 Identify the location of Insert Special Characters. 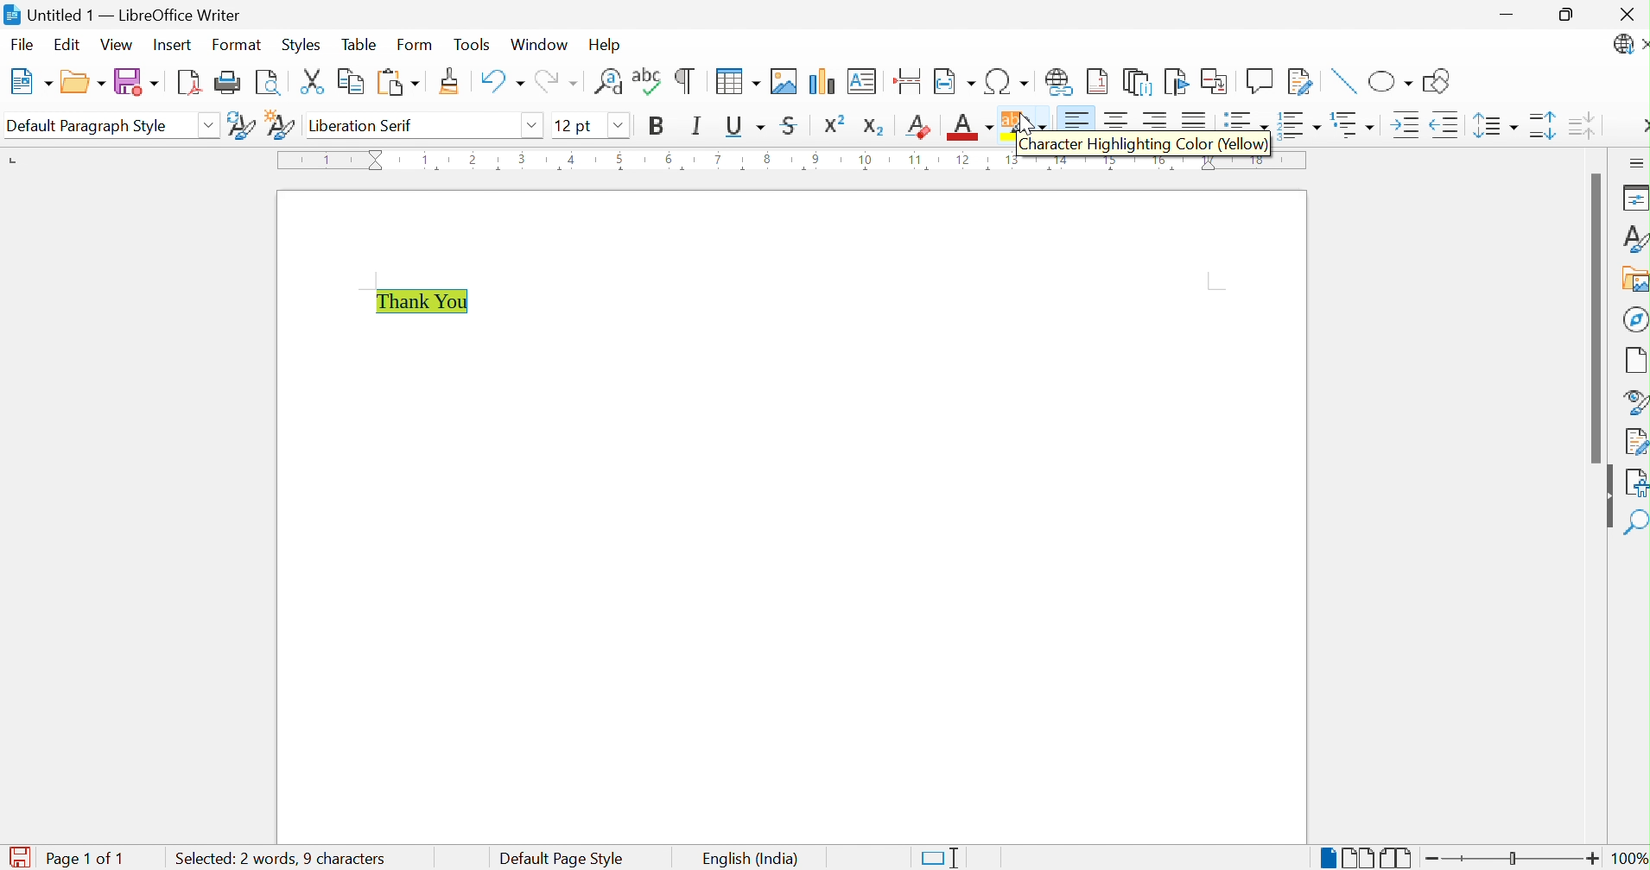
(1006, 81).